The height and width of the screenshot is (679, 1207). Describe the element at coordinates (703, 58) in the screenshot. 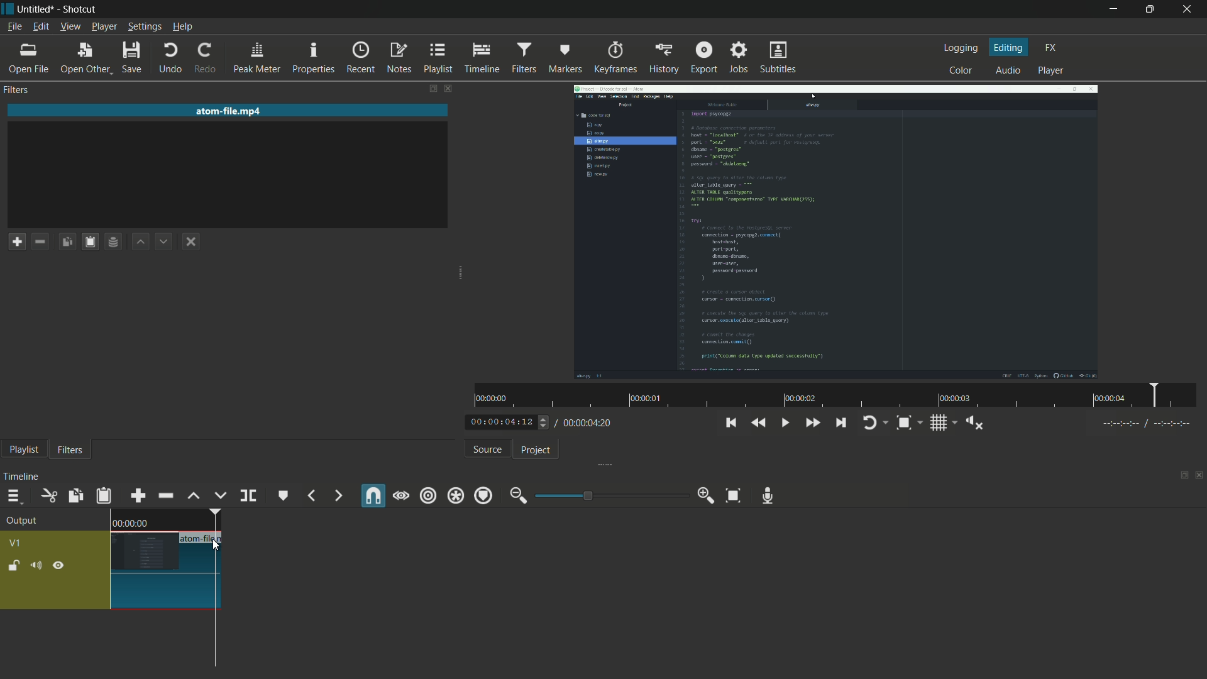

I see `export` at that location.